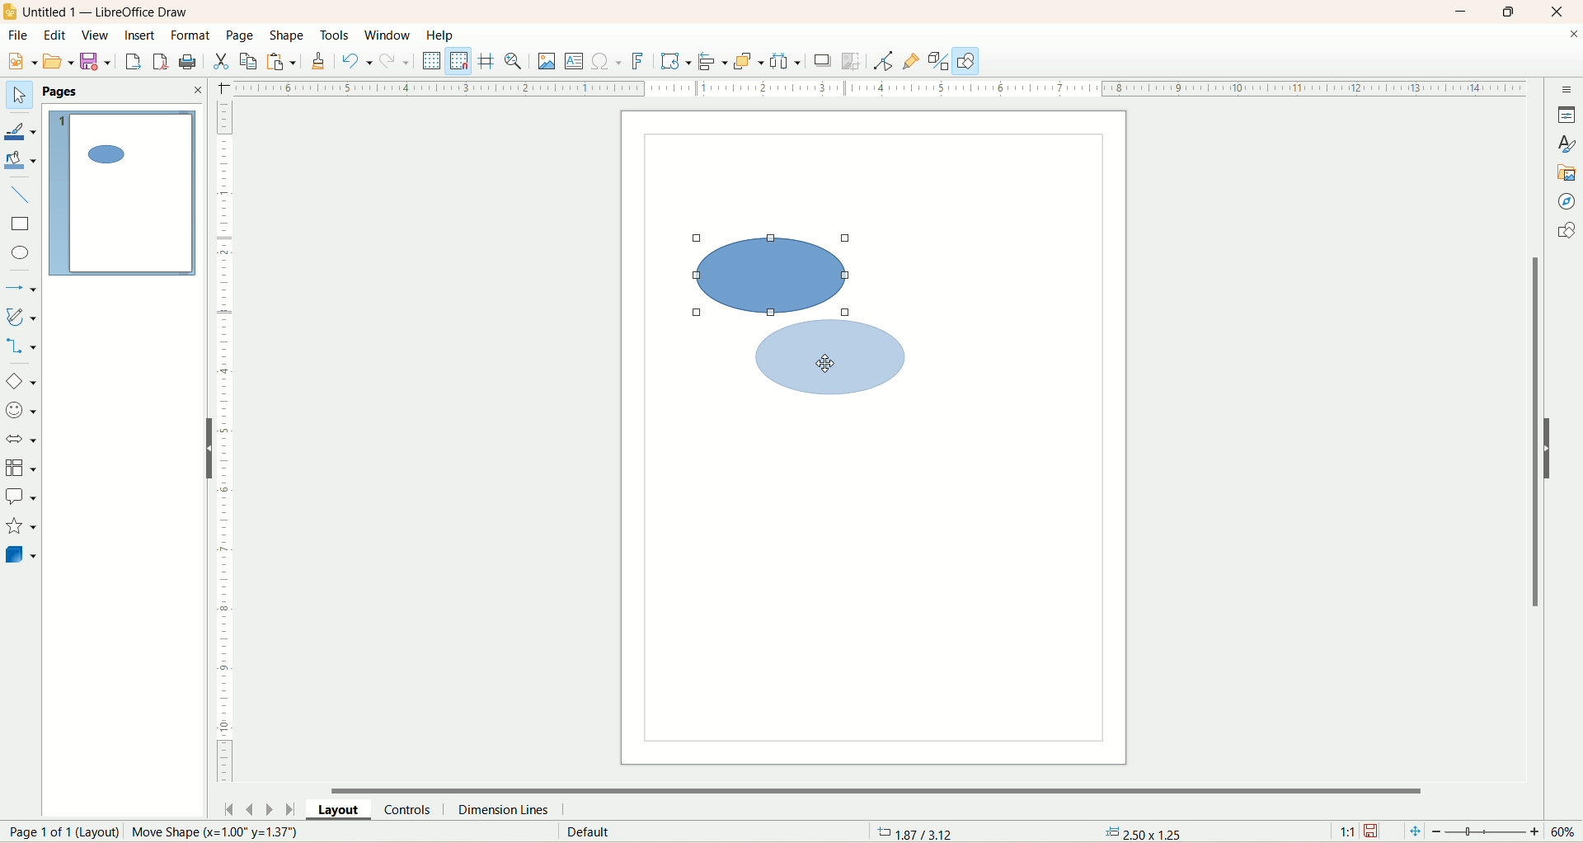 The width and height of the screenshot is (1583, 843). Describe the element at coordinates (225, 443) in the screenshot. I see `scale bar` at that location.